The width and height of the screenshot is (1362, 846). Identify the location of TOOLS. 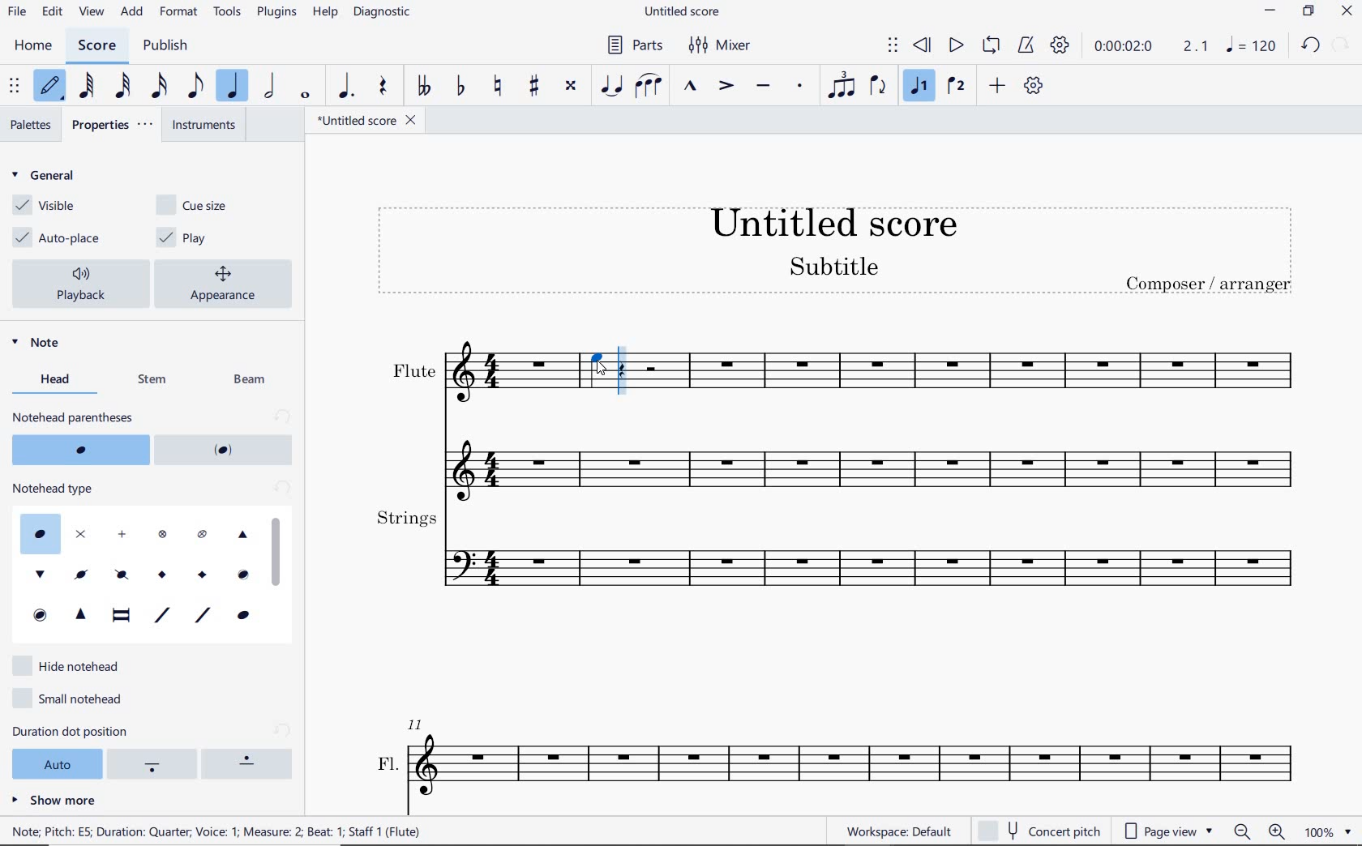
(228, 13).